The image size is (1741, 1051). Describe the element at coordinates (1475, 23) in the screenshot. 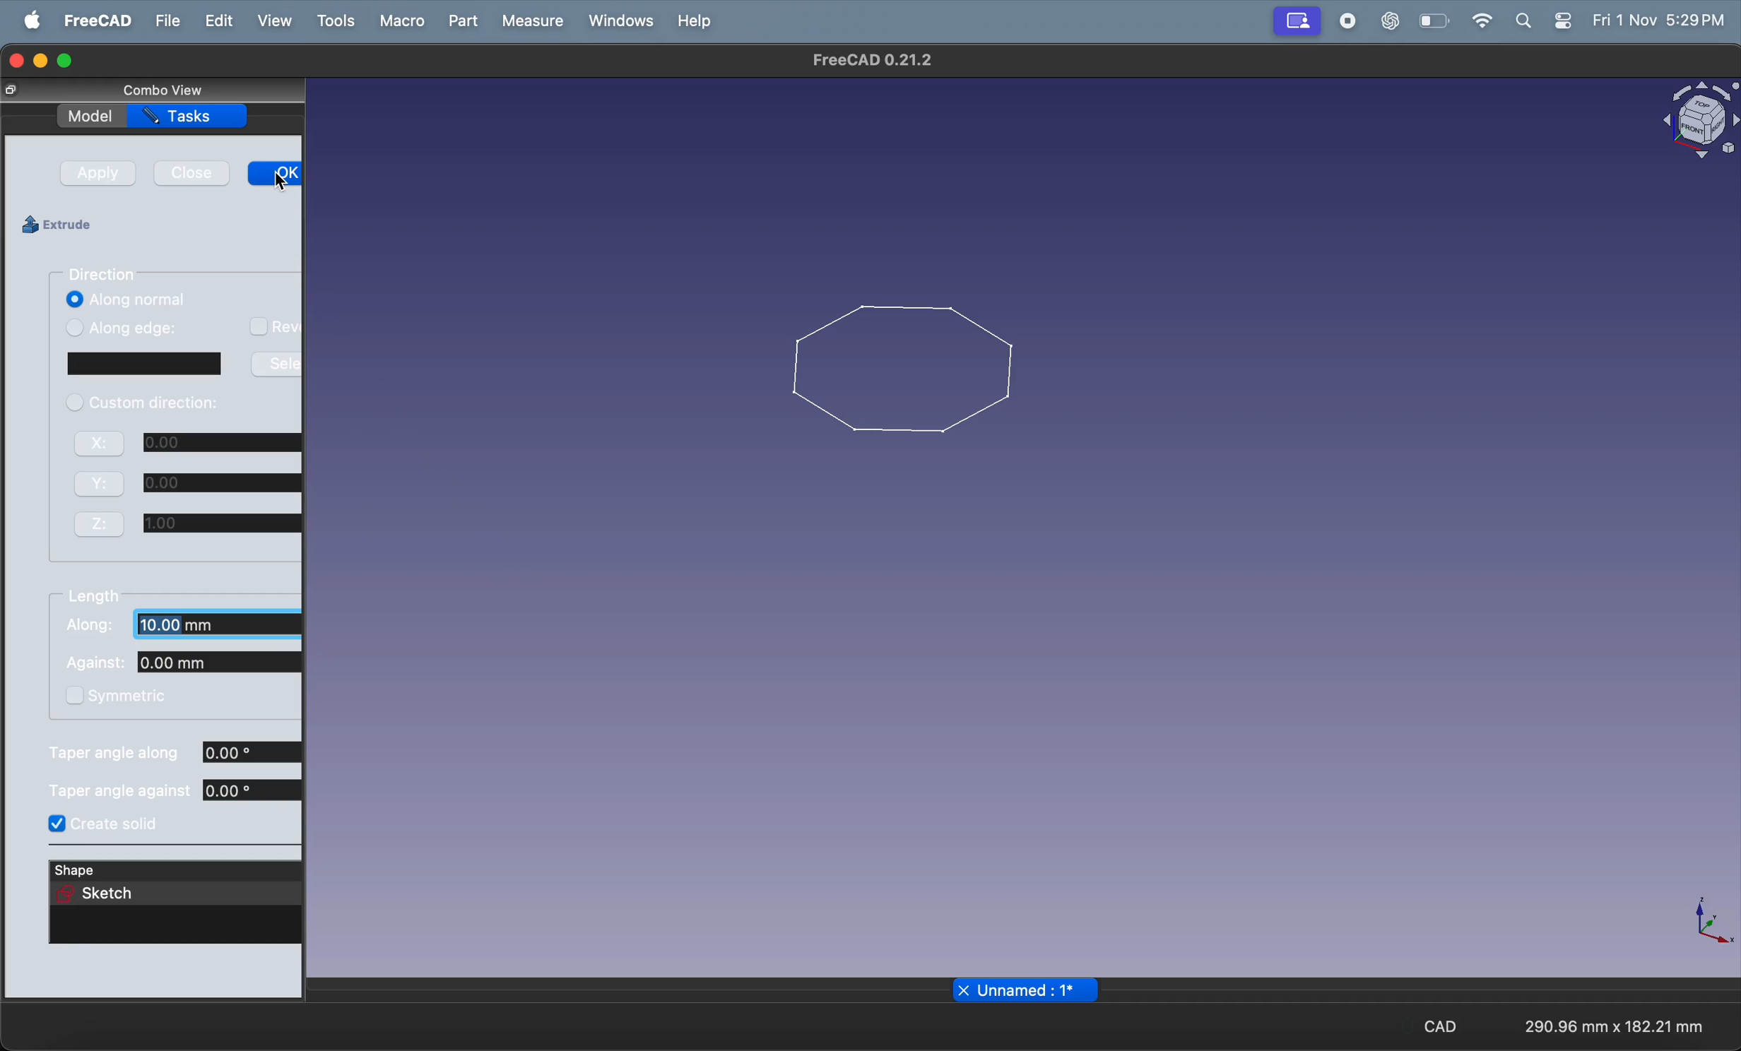

I see `wifi` at that location.